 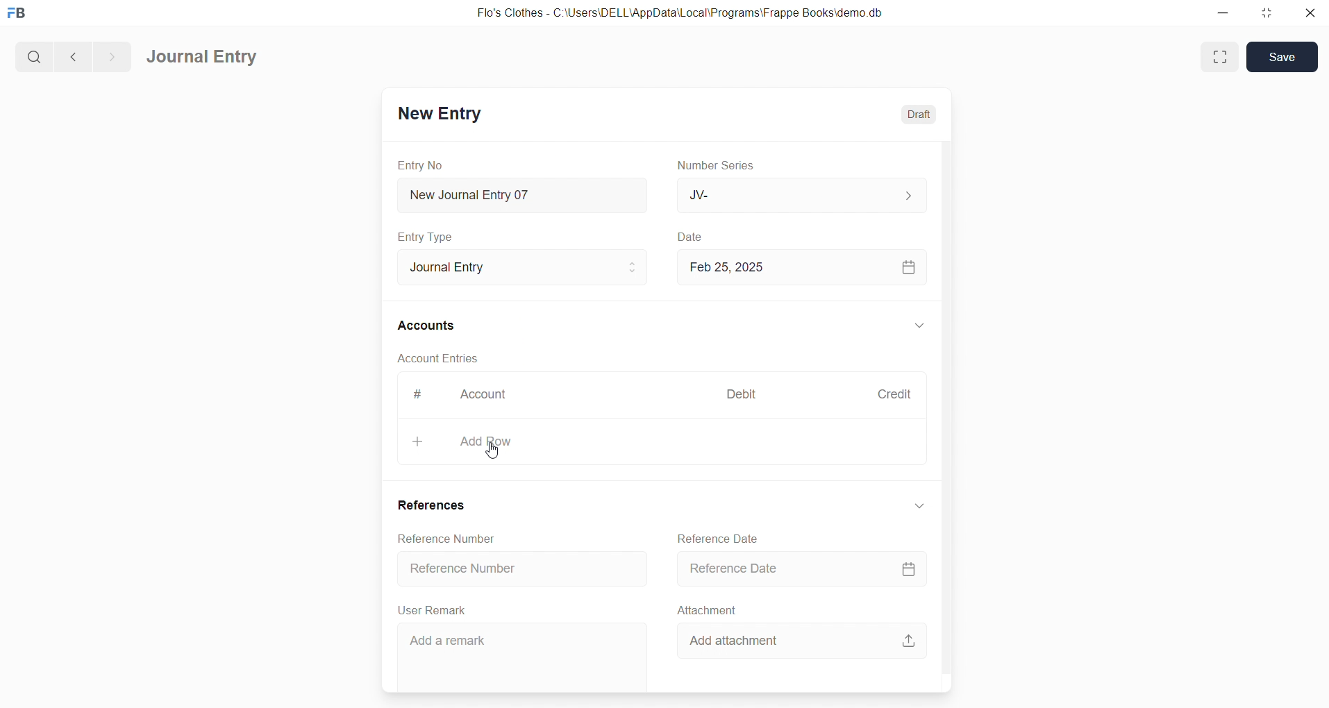 I want to click on Add Row, so click(x=661, y=443).